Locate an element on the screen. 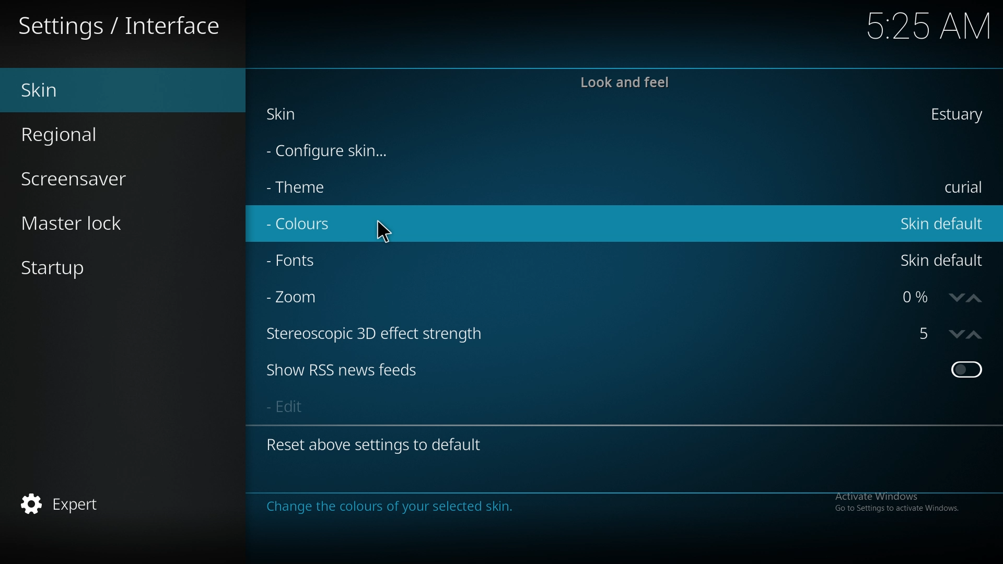 The height and width of the screenshot is (564, 1003). strereoscopic 3d effect strength is located at coordinates (920, 336).